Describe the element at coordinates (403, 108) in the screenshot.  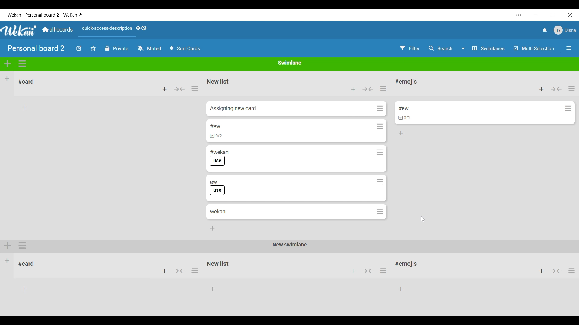
I see `Card title` at that location.